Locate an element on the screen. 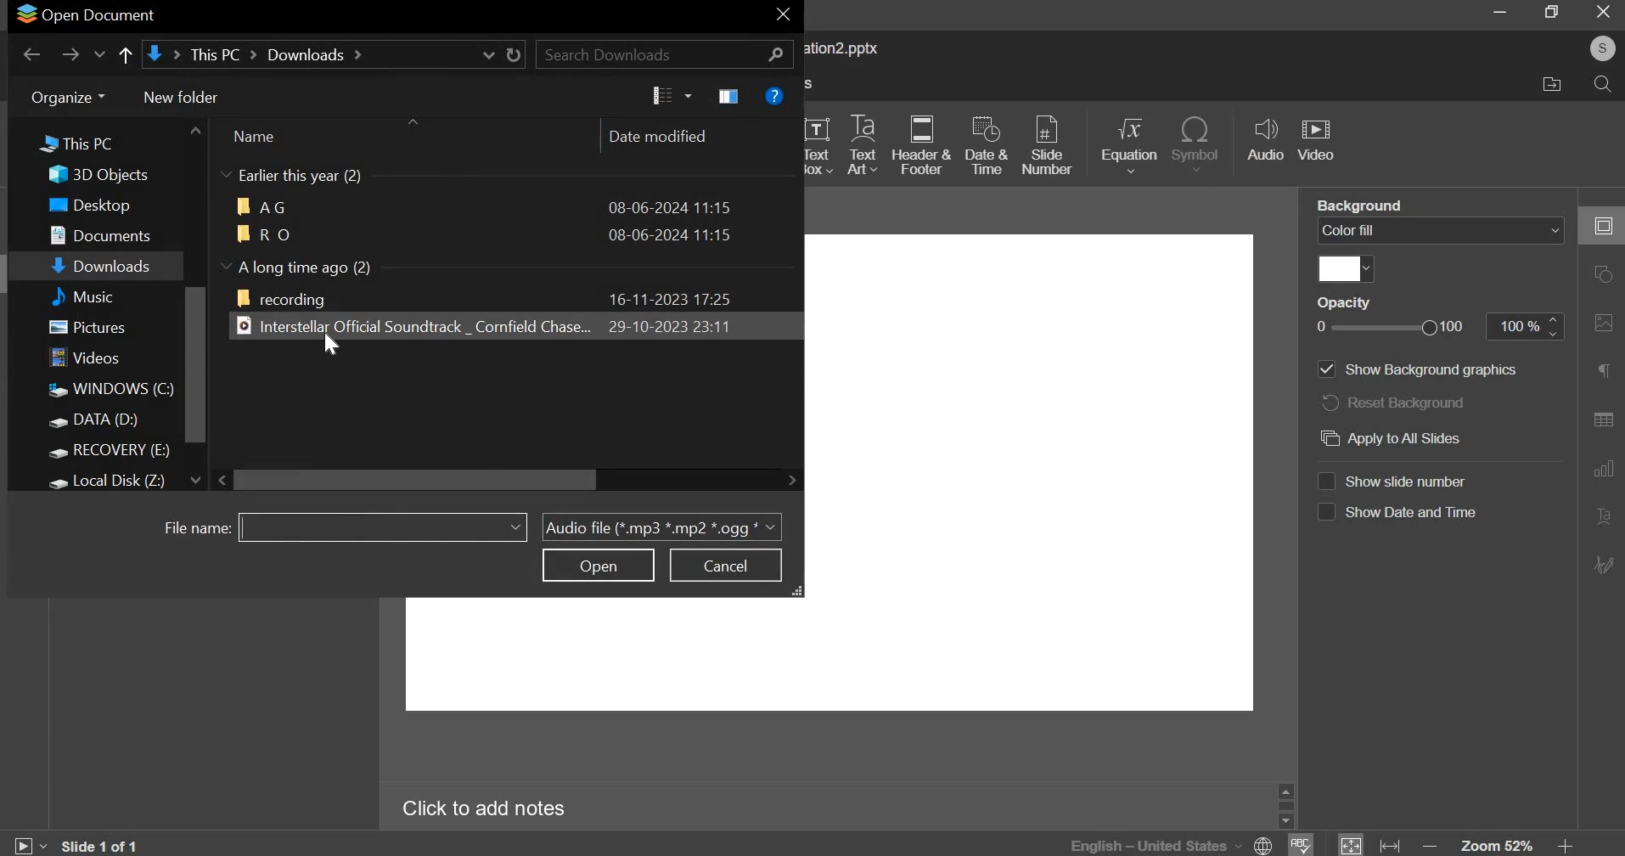 This screenshot has width=1625, height=856. close is located at coordinates (784, 14).